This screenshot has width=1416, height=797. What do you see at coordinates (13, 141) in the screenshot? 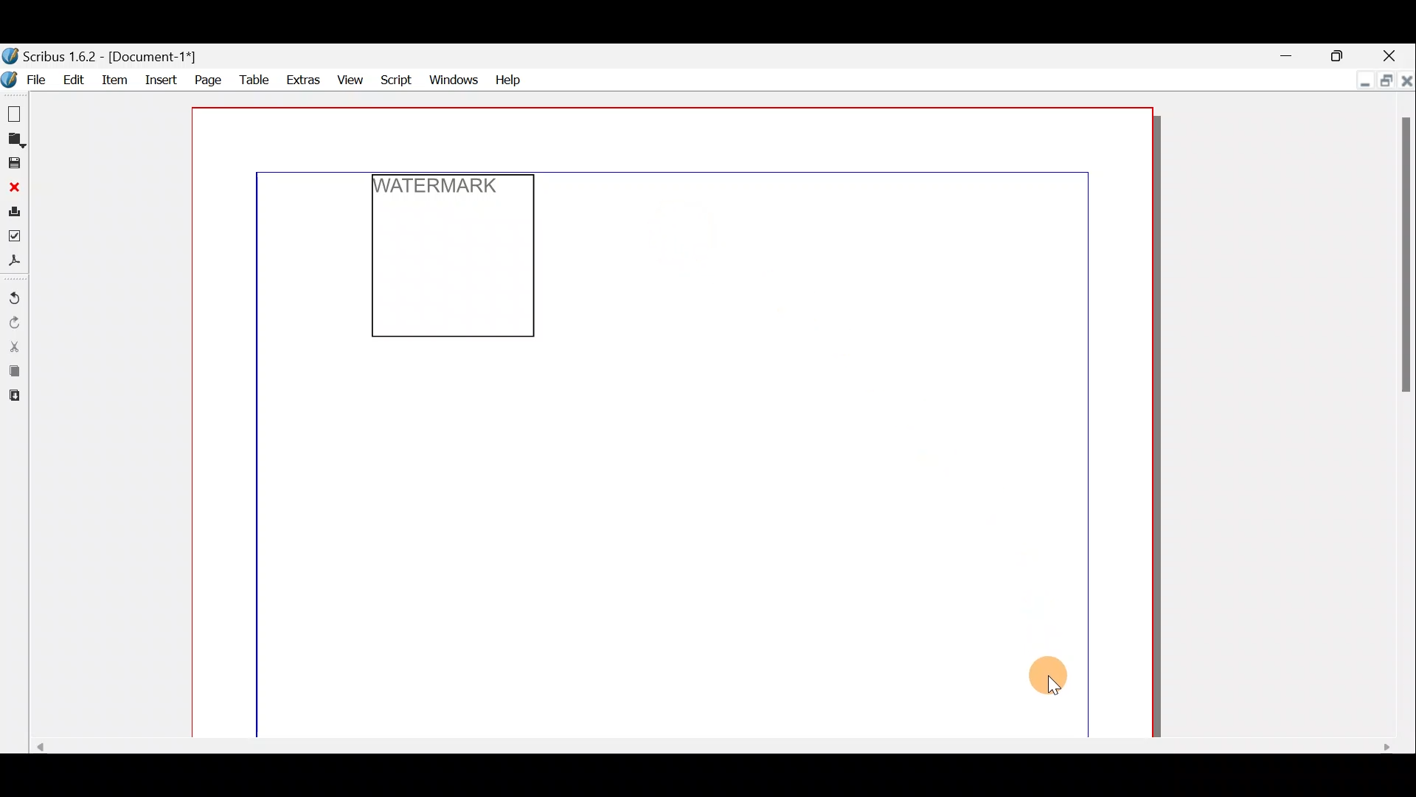
I see `Open` at bounding box center [13, 141].